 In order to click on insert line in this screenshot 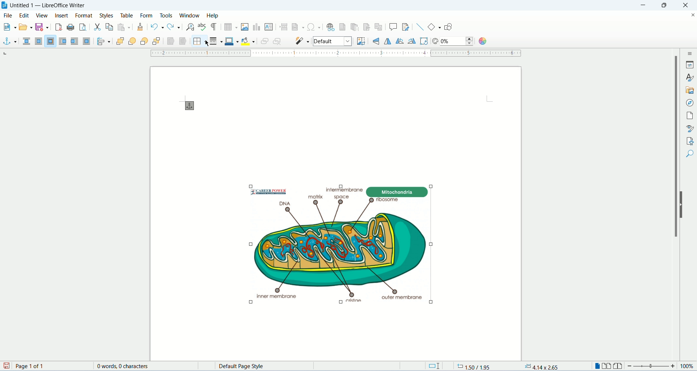, I will do `click(420, 27)`.